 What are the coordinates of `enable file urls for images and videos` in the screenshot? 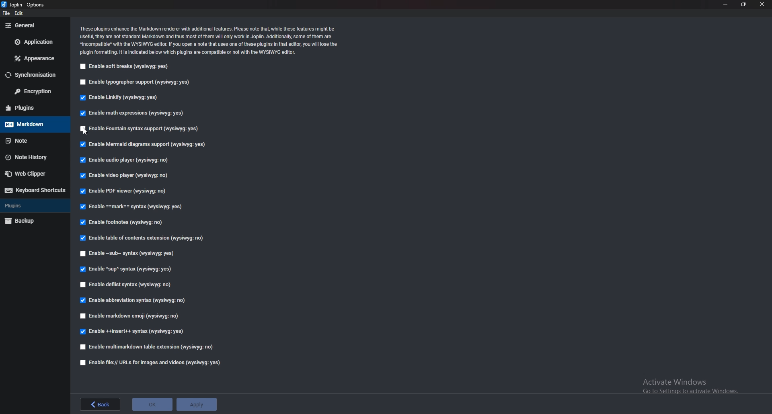 It's located at (151, 363).